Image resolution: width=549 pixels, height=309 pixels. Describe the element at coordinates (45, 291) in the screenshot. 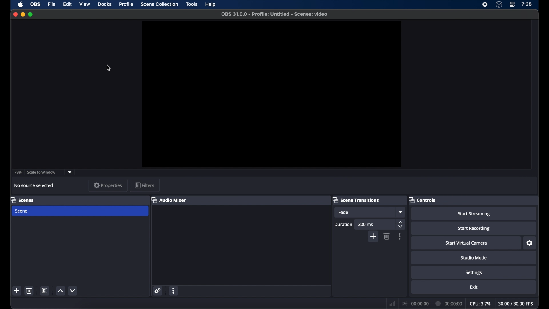

I see `scene filters` at that location.